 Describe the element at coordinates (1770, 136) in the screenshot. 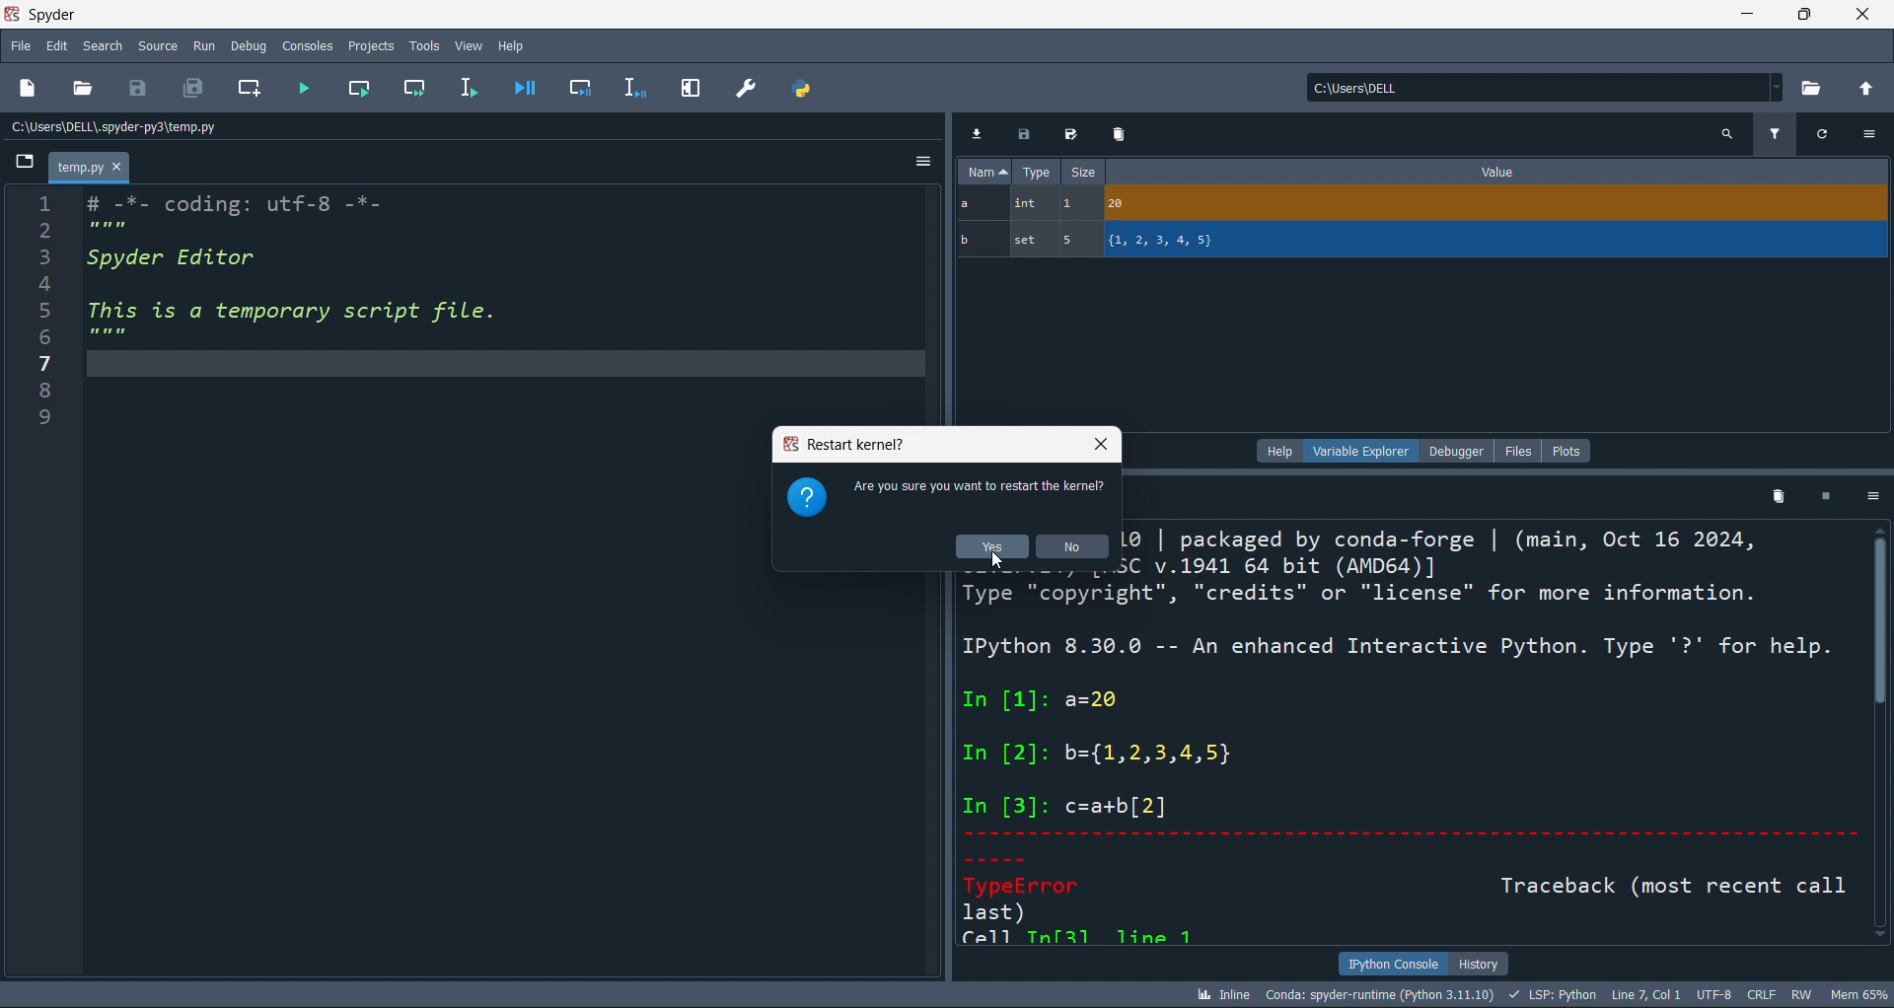

I see `filter` at that location.